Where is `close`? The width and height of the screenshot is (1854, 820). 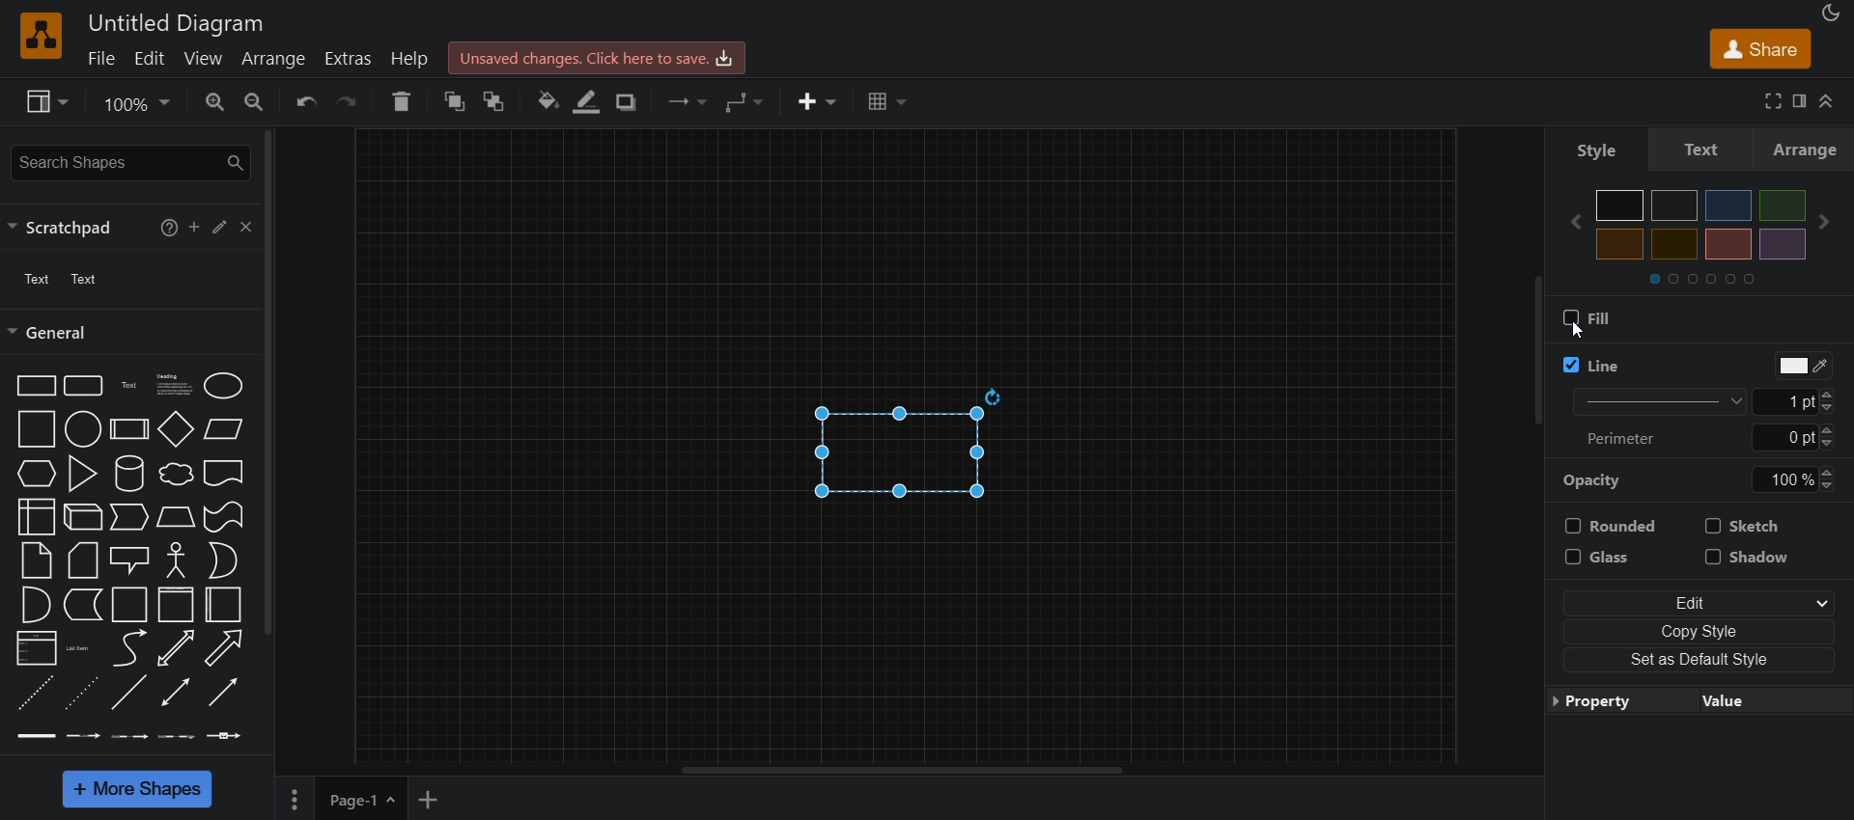
close is located at coordinates (249, 229).